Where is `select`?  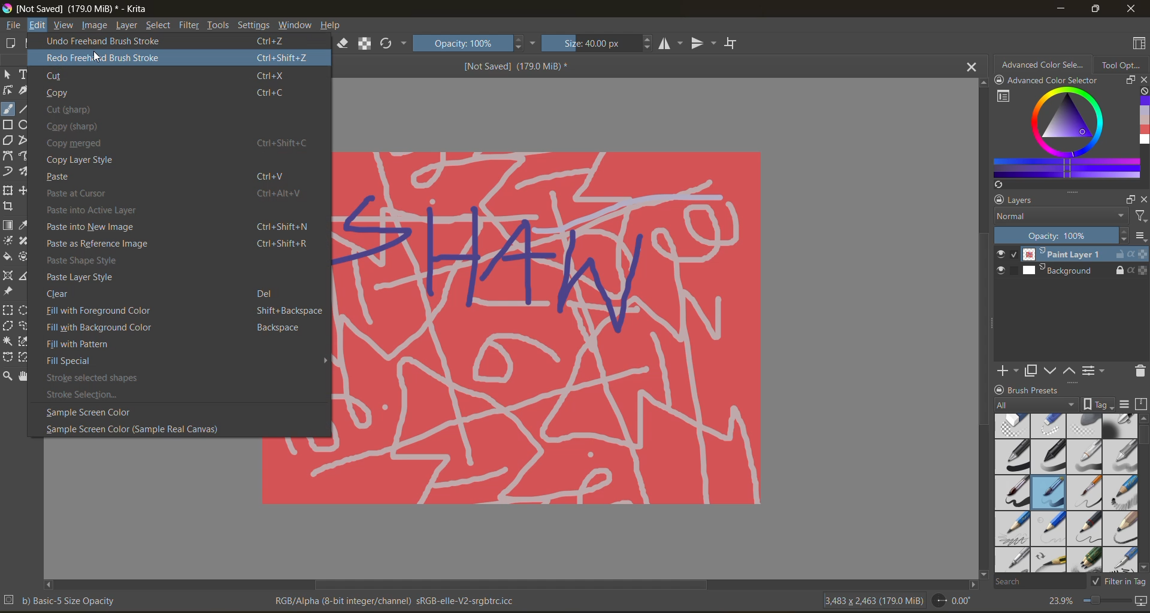
select is located at coordinates (158, 25).